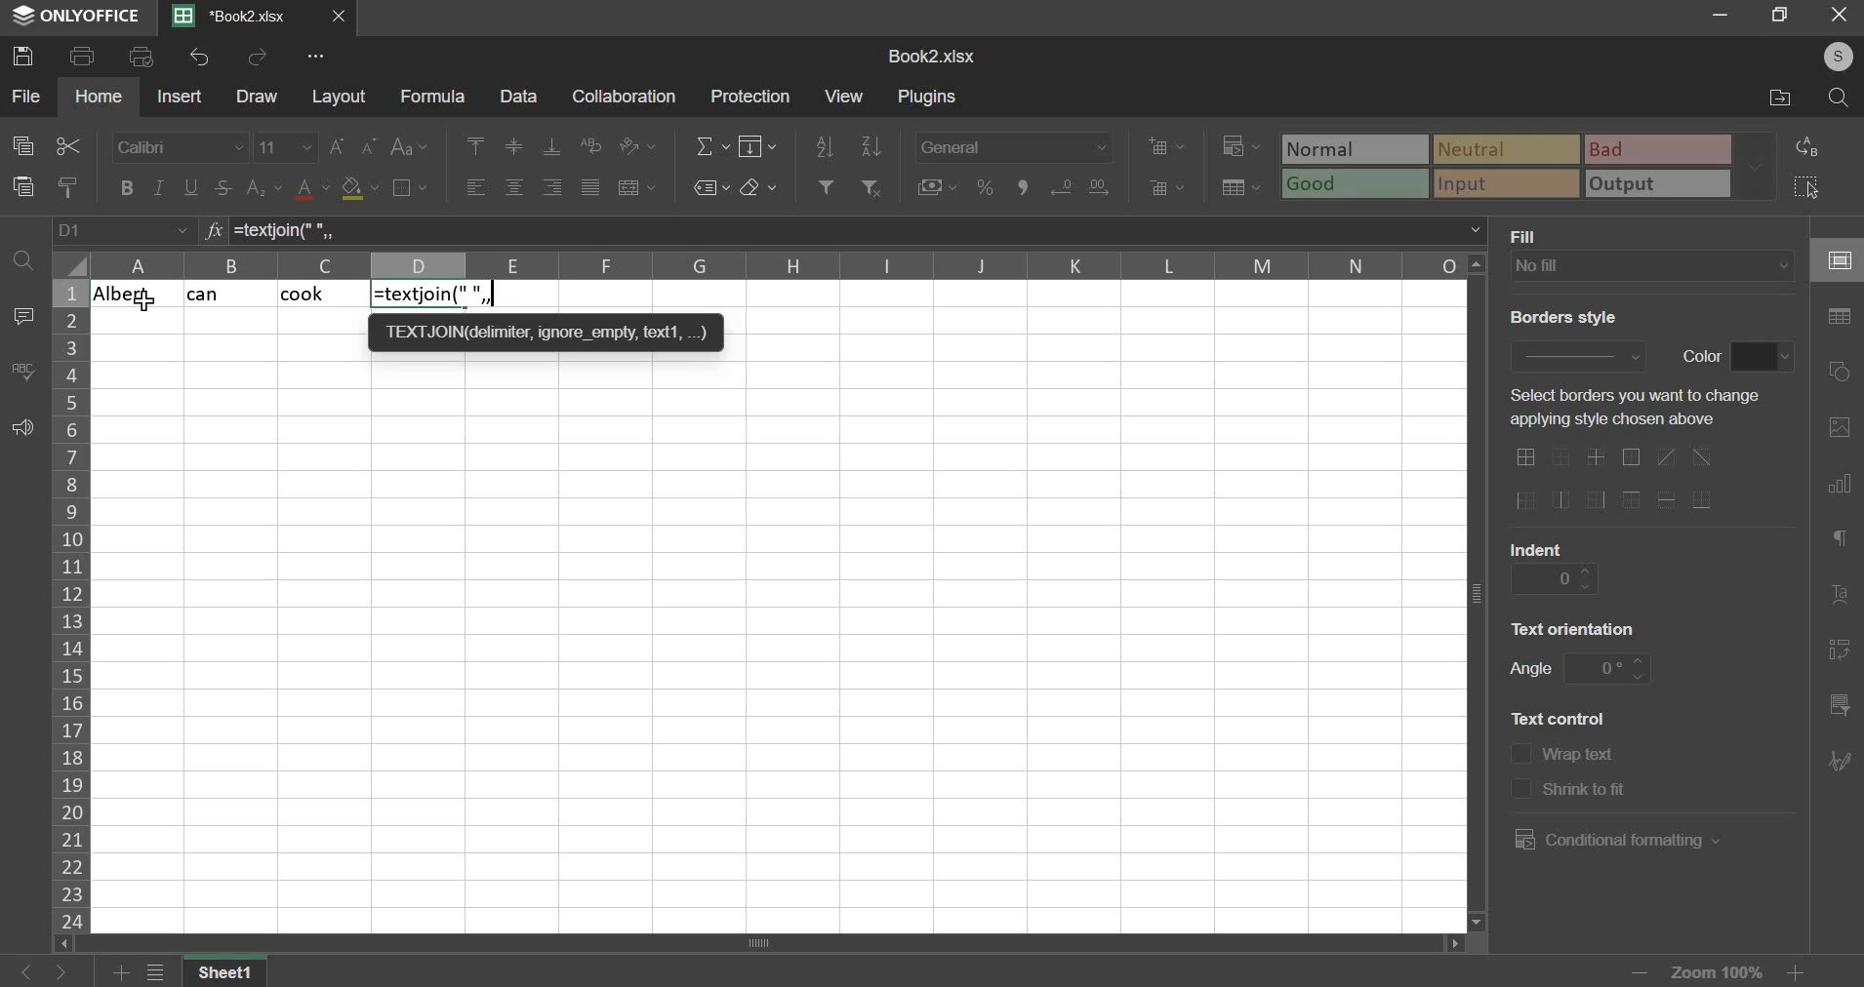 Image resolution: width=1864 pixels, height=987 pixels. What do you see at coordinates (552, 146) in the screenshot?
I see `align bottom` at bounding box center [552, 146].